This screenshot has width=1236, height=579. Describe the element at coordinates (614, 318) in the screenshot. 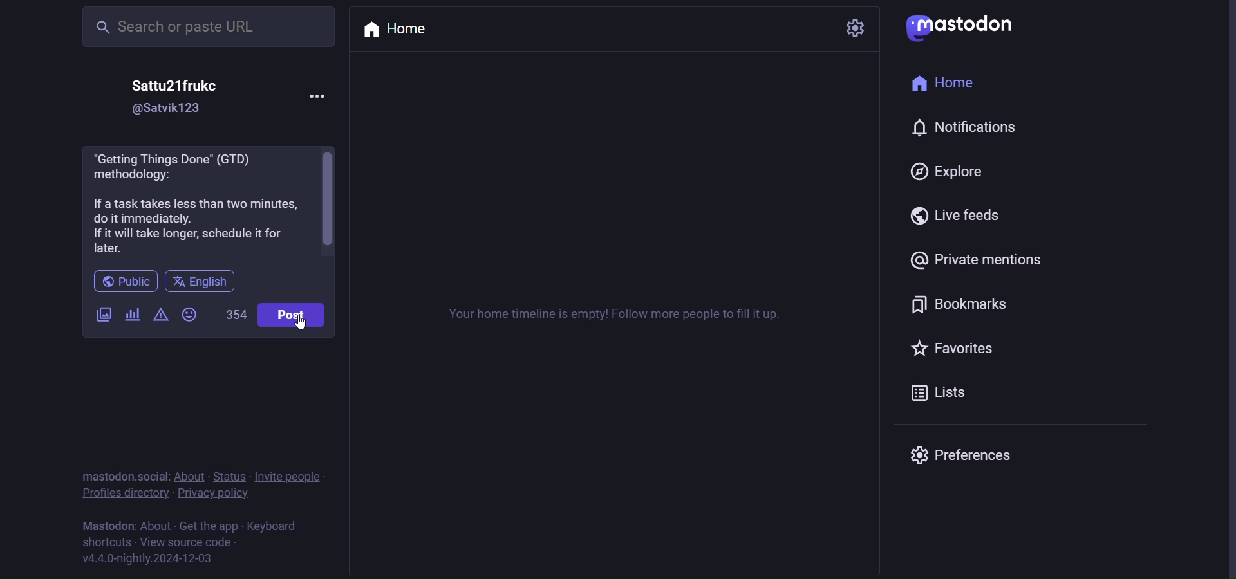

I see `text` at that location.